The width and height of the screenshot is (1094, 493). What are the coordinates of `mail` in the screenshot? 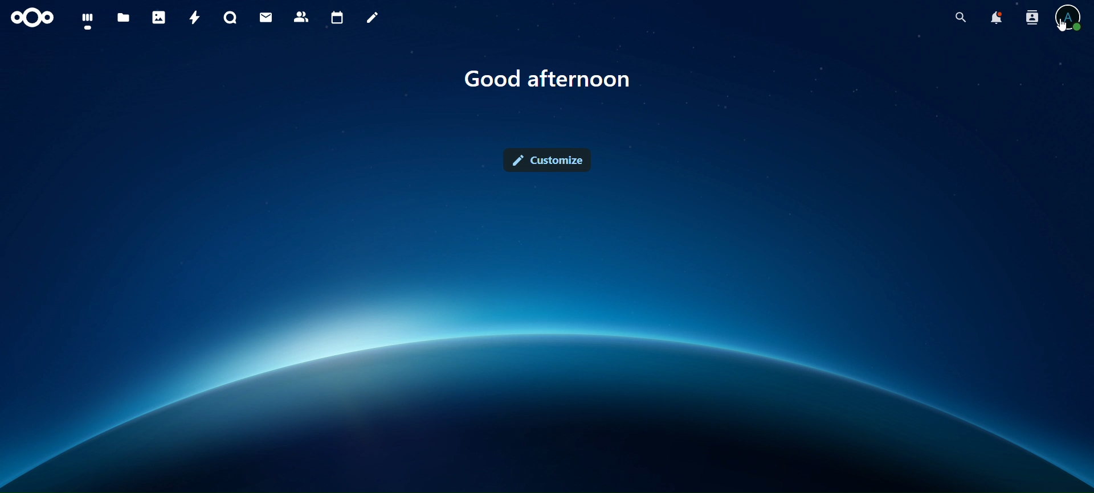 It's located at (266, 16).